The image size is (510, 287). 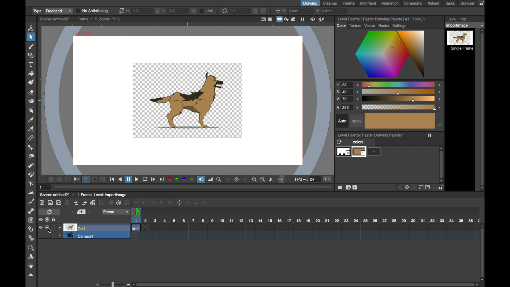 What do you see at coordinates (49, 231) in the screenshot?
I see `cursor` at bounding box center [49, 231].